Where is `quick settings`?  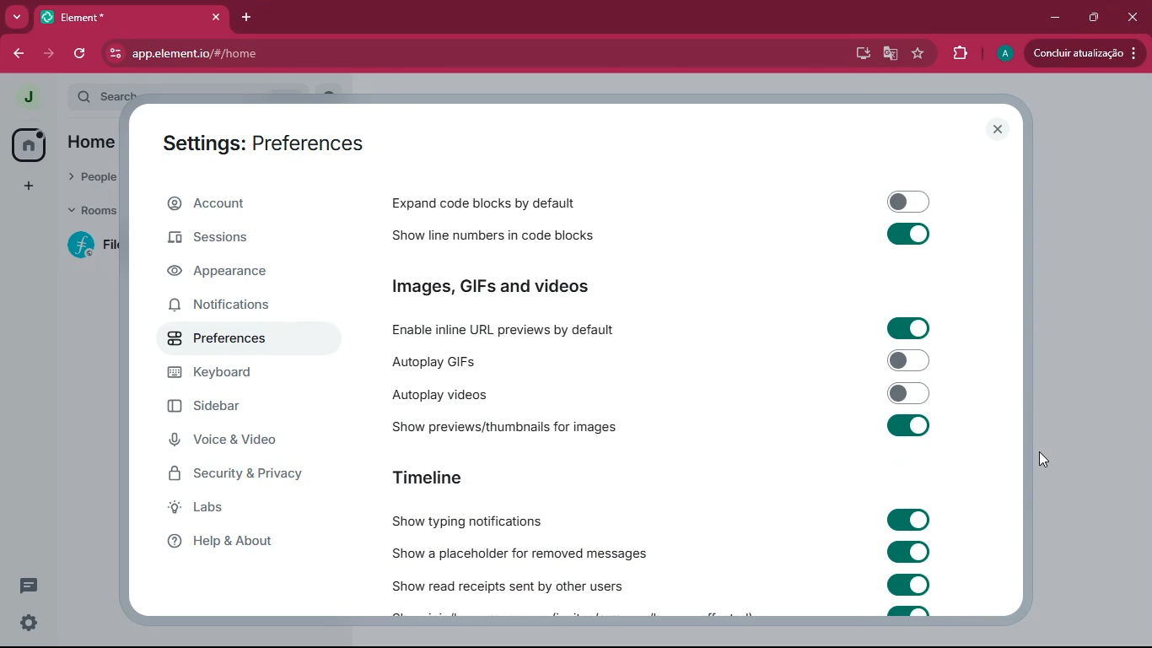
quick settings is located at coordinates (29, 623).